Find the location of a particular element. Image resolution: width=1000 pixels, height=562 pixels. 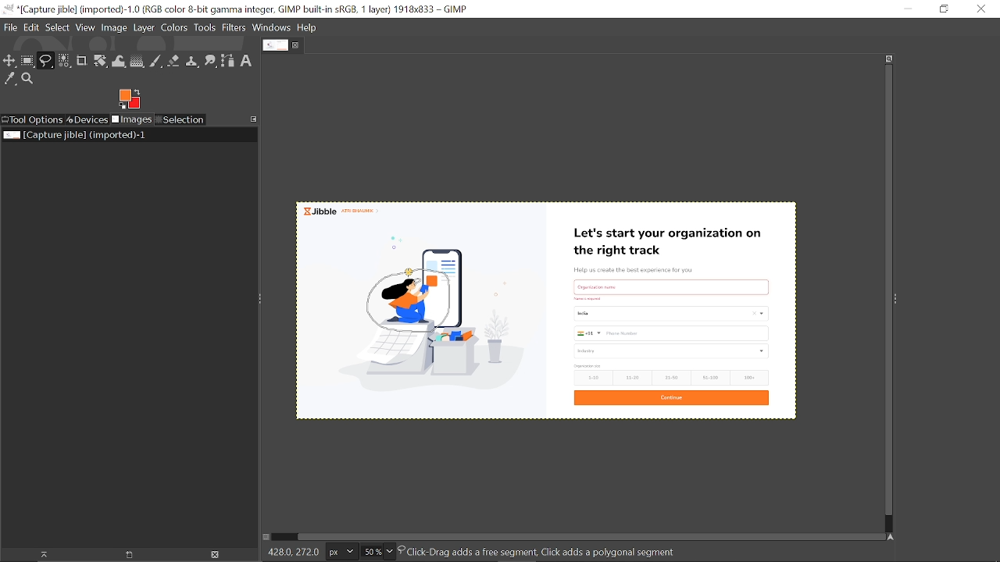

Minimize is located at coordinates (905, 9).